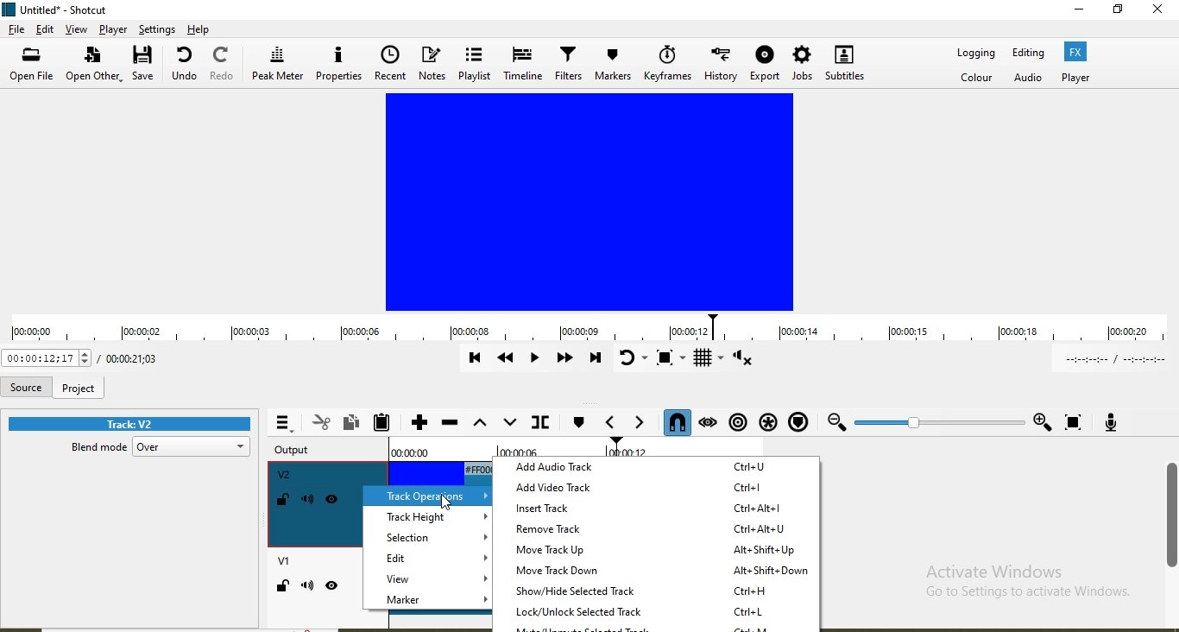  I want to click on Toggle play or pause, so click(532, 357).